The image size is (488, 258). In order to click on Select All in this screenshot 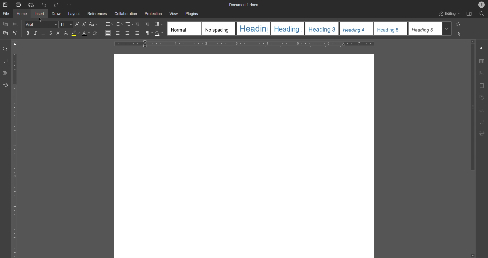, I will do `click(459, 33)`.